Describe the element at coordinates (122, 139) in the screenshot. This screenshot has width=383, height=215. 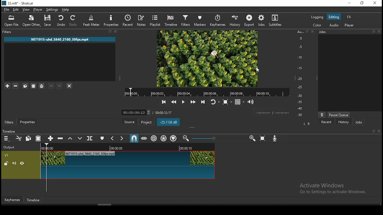
I see `next marker` at that location.